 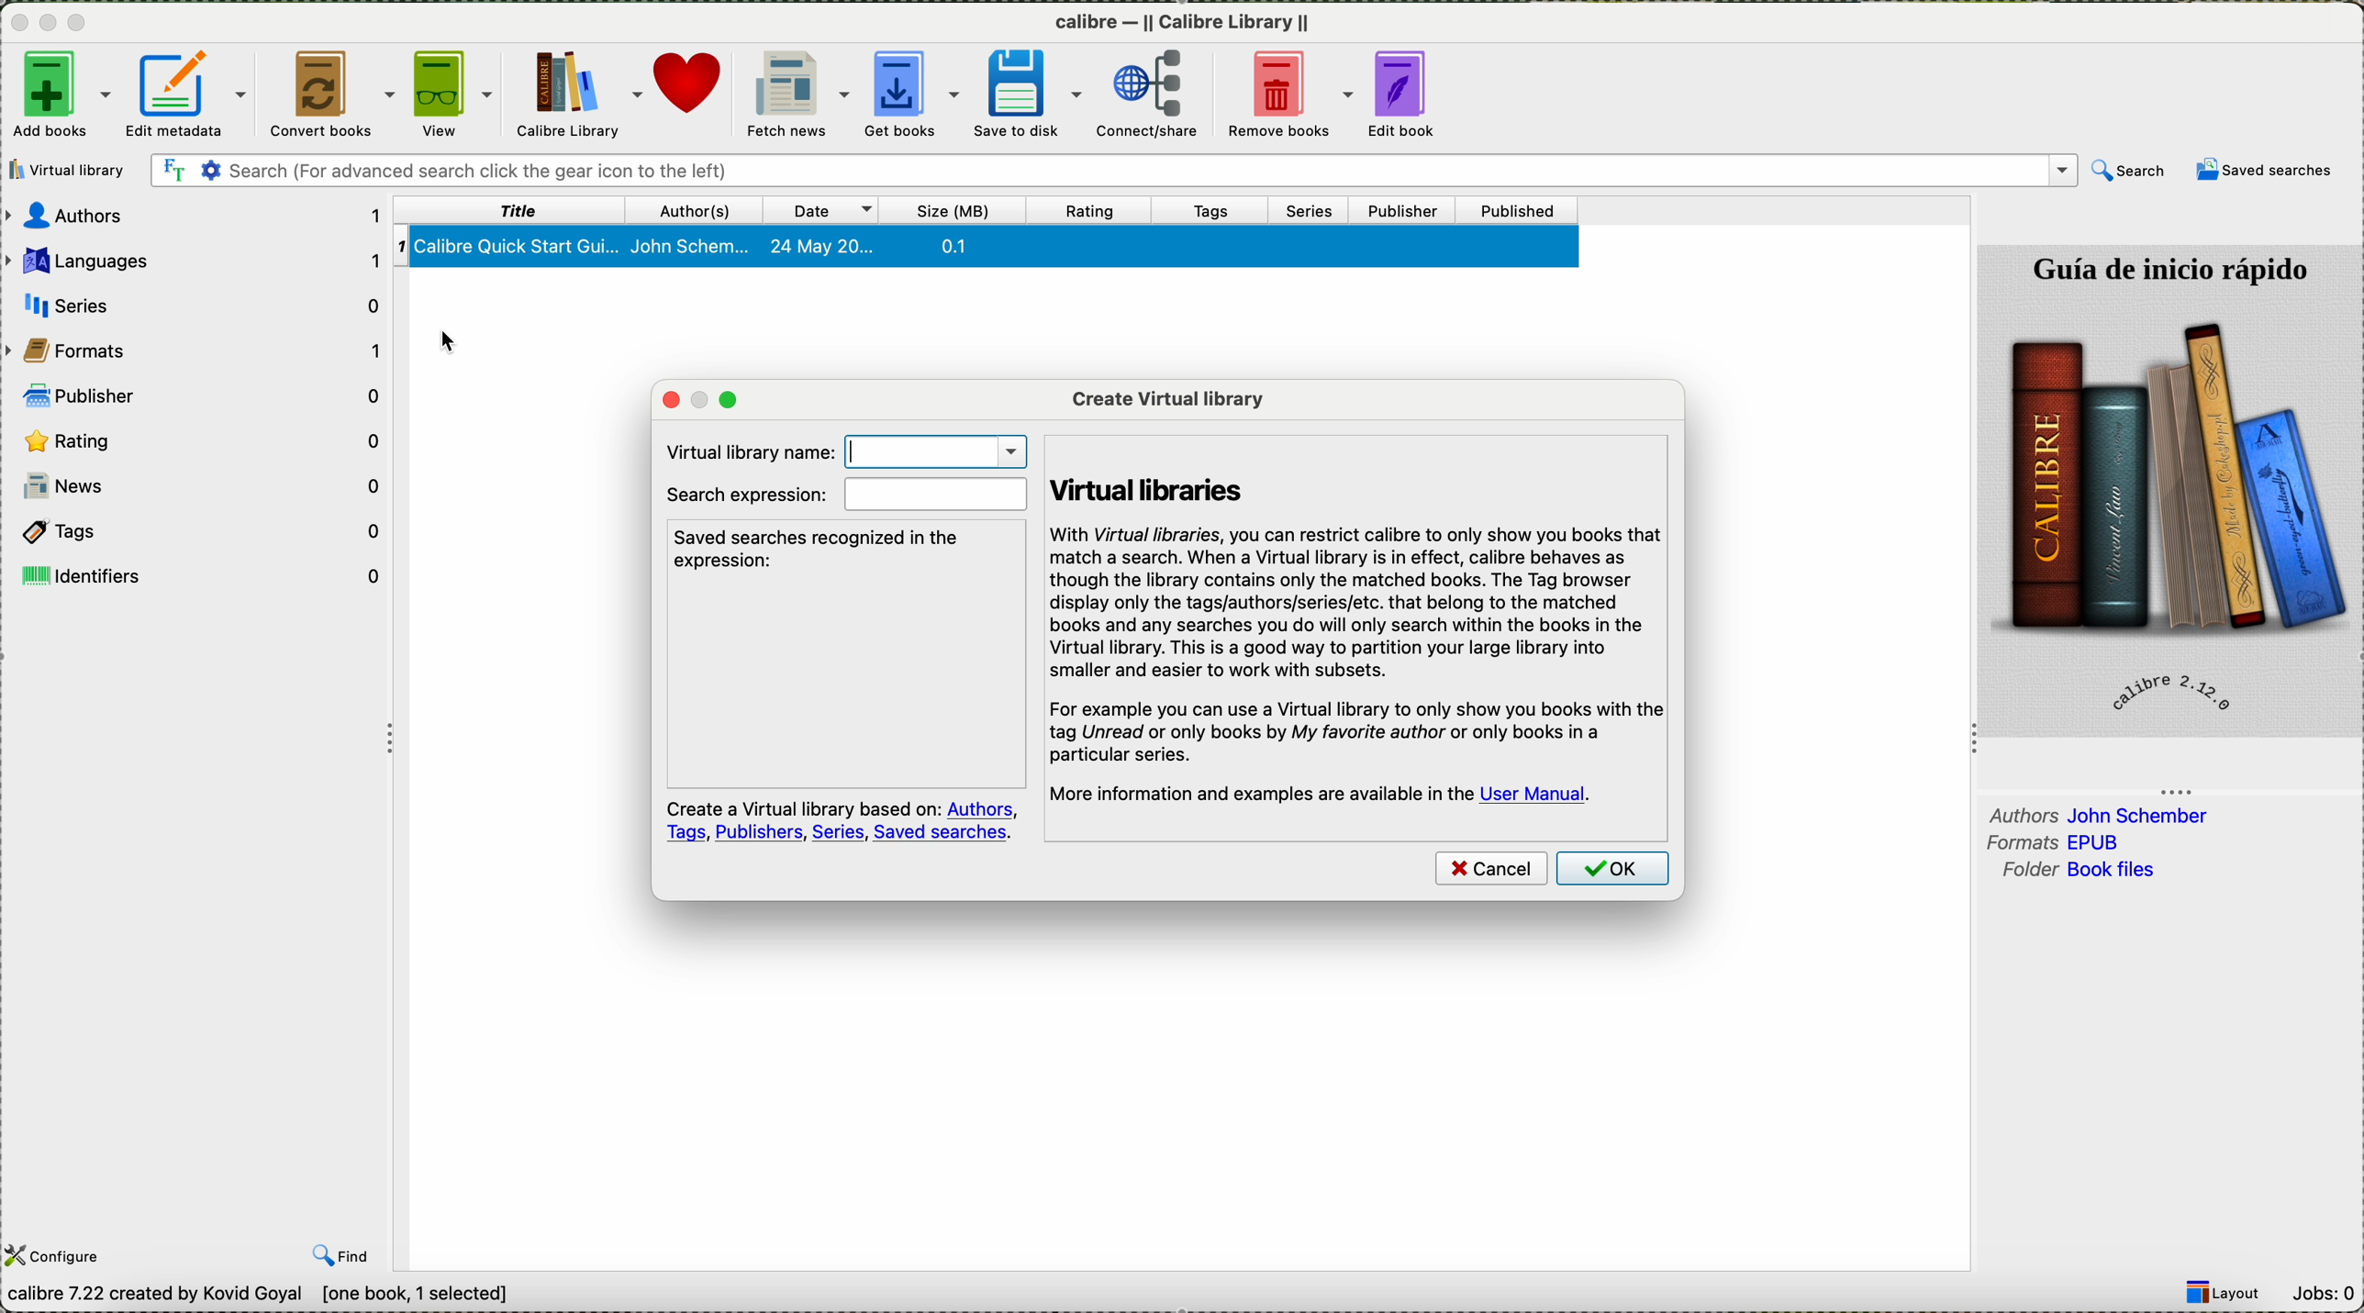 What do you see at coordinates (71, 170) in the screenshot?
I see `click on virtual library` at bounding box center [71, 170].